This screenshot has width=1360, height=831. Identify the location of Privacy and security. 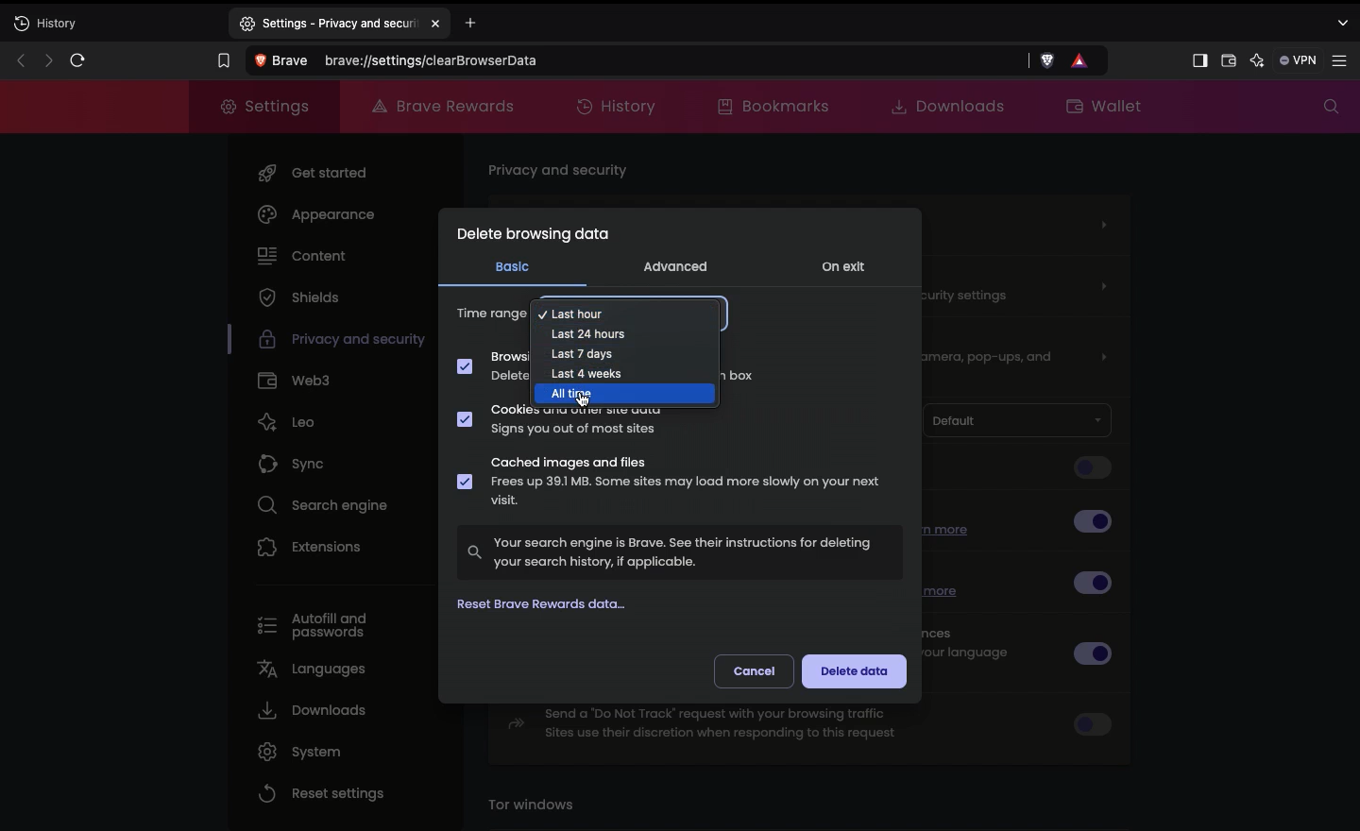
(326, 342).